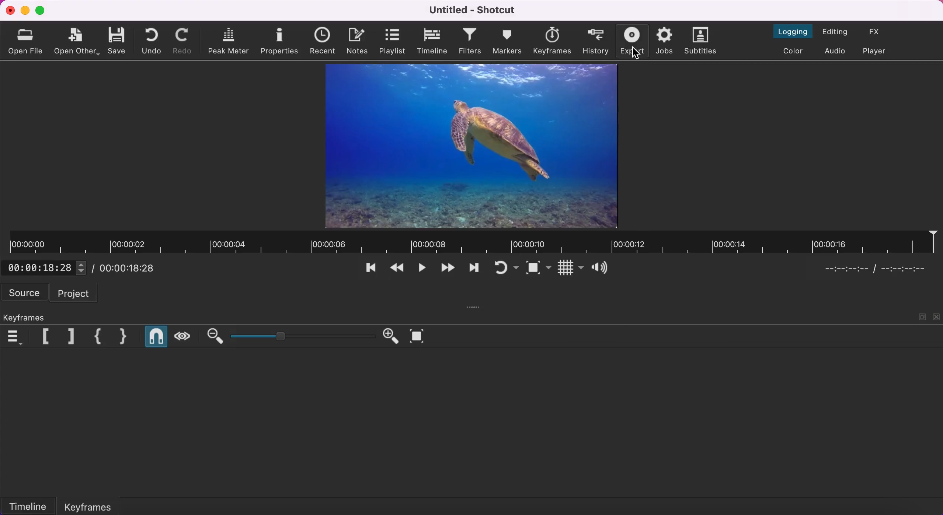  I want to click on close controls, so click(937, 314).